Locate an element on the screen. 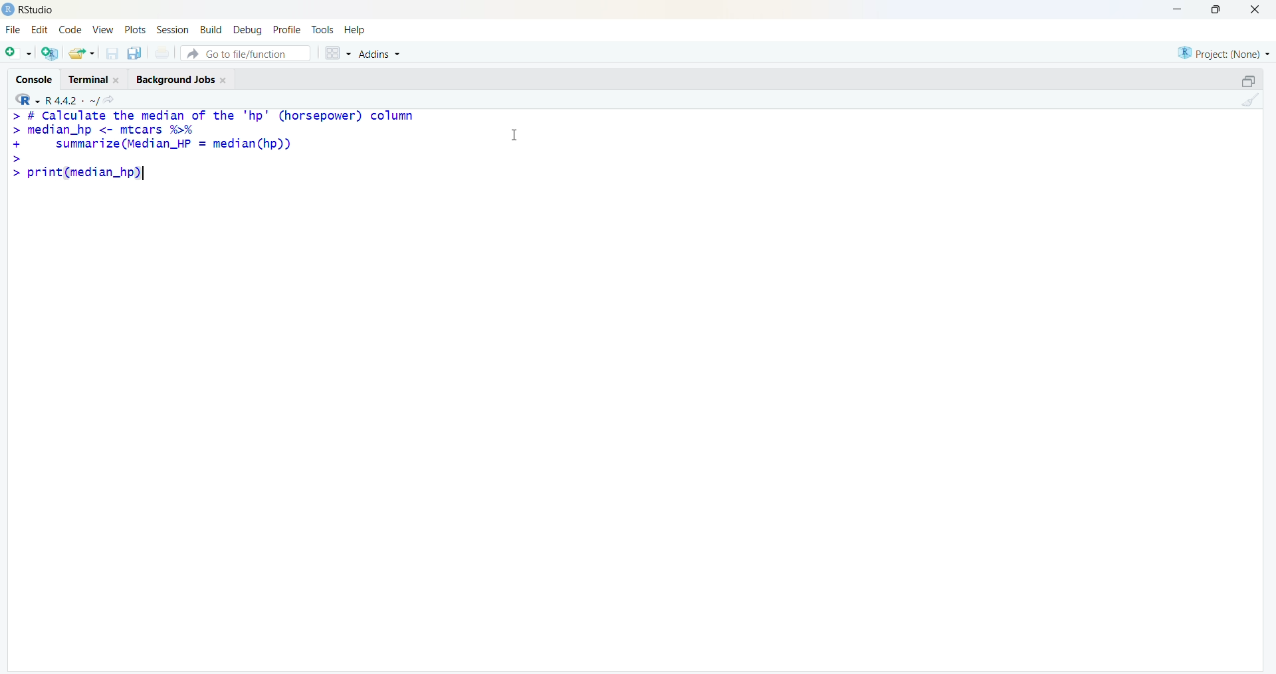 This screenshot has height=674, width=1276. edit is located at coordinates (39, 29).